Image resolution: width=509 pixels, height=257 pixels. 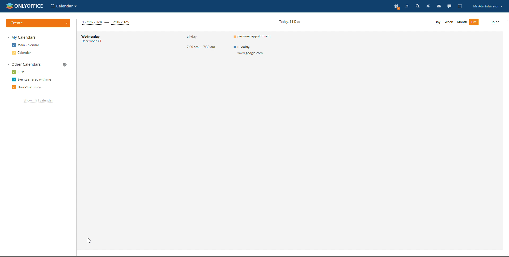 I want to click on next 3 months, so click(x=106, y=22).